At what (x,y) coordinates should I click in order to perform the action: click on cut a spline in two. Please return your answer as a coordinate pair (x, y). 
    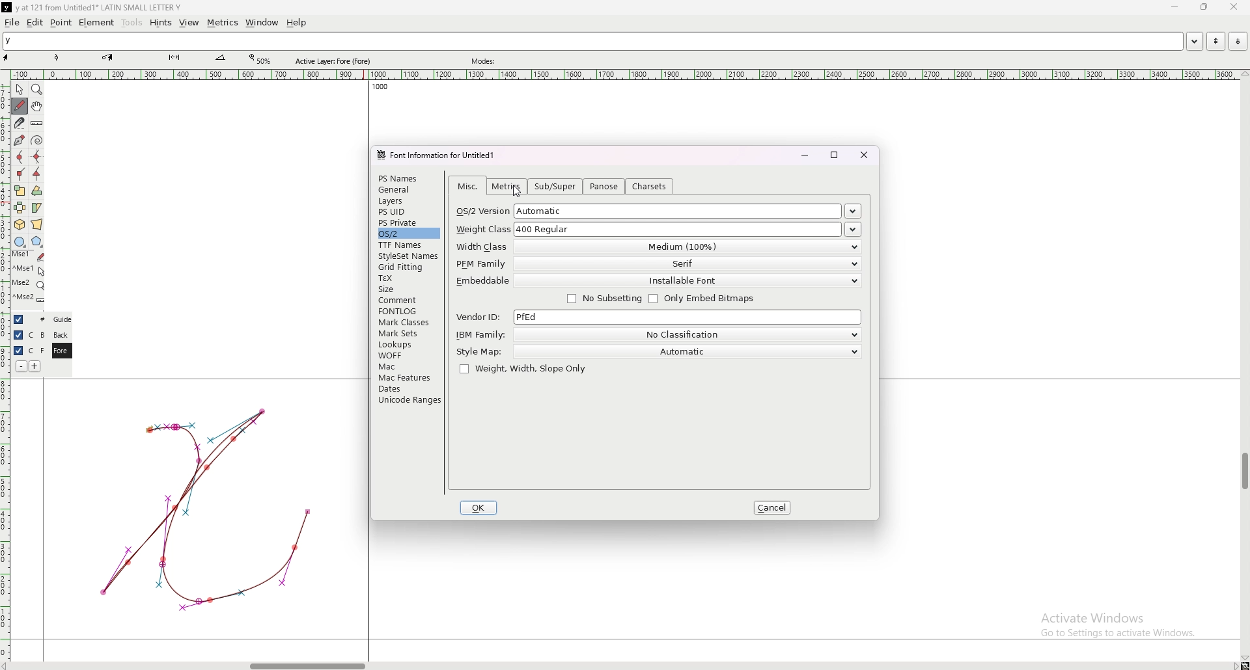
    Looking at the image, I should click on (18, 123).